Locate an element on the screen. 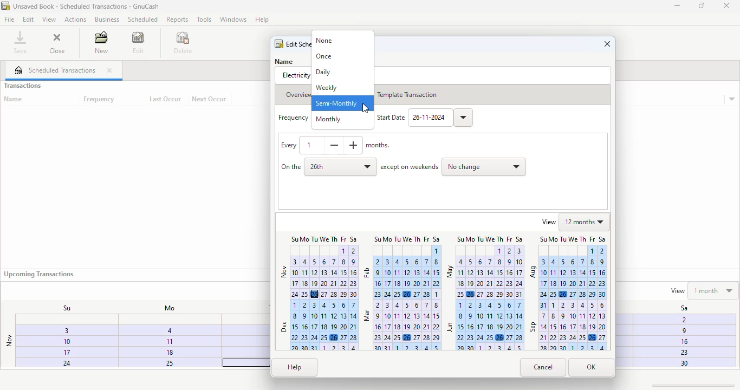  scroll is located at coordinates (692, 385).